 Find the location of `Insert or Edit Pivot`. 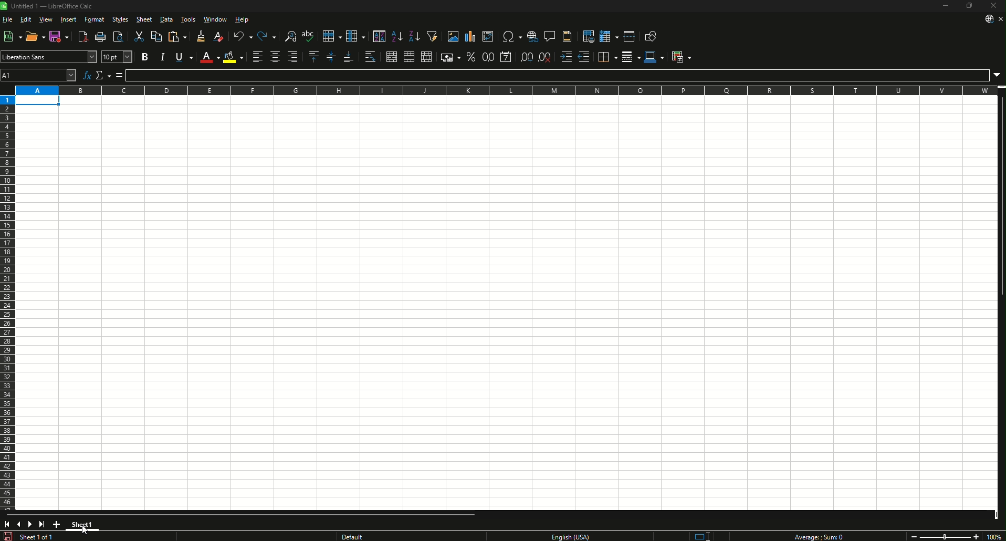

Insert or Edit Pivot is located at coordinates (488, 36).